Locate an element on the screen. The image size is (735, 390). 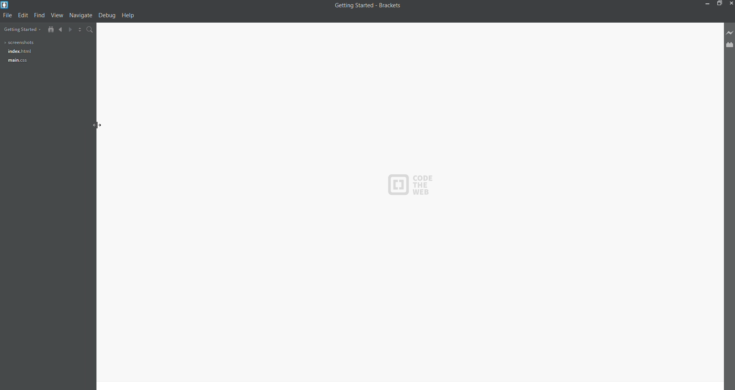
debug is located at coordinates (107, 16).